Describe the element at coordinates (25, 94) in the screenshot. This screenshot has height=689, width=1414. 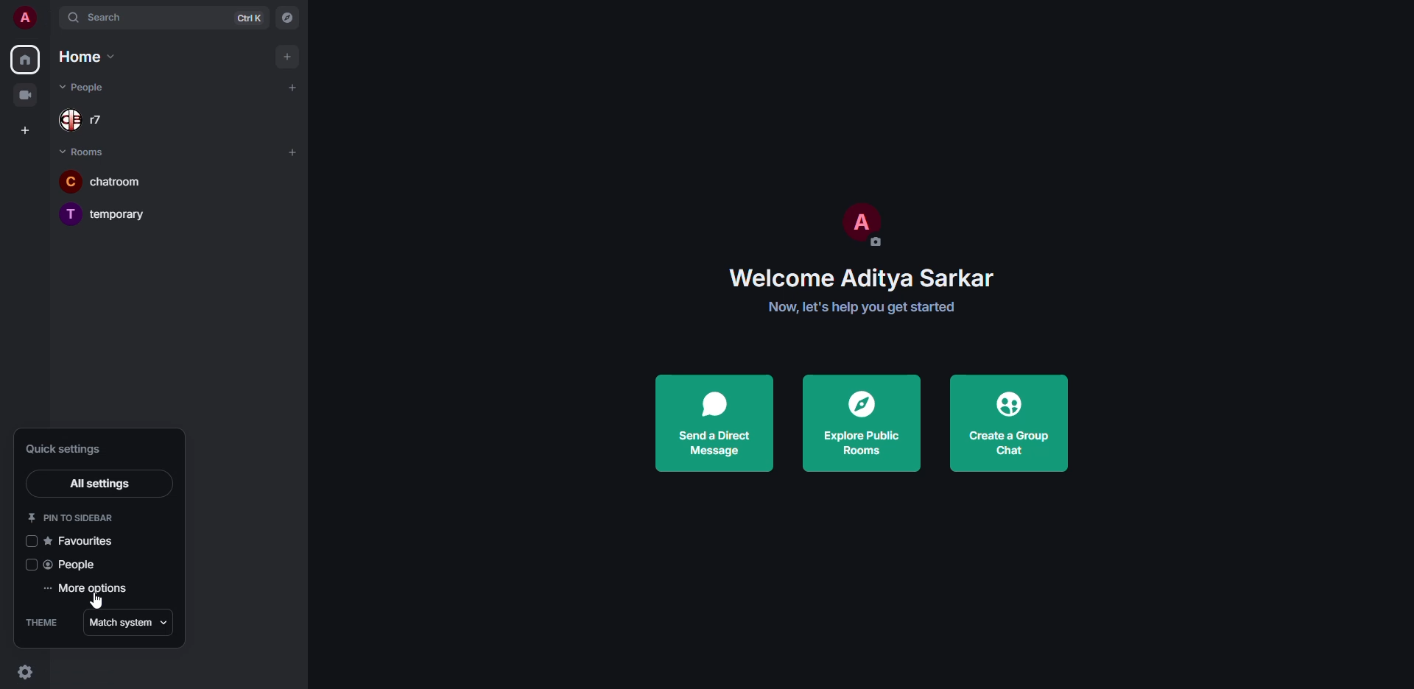
I see `video room` at that location.